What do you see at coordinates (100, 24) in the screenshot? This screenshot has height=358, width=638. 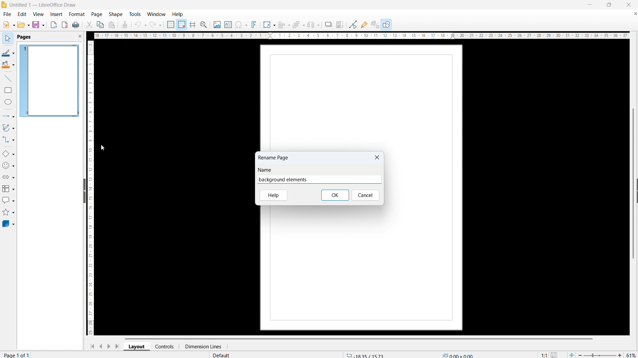 I see `copy` at bounding box center [100, 24].